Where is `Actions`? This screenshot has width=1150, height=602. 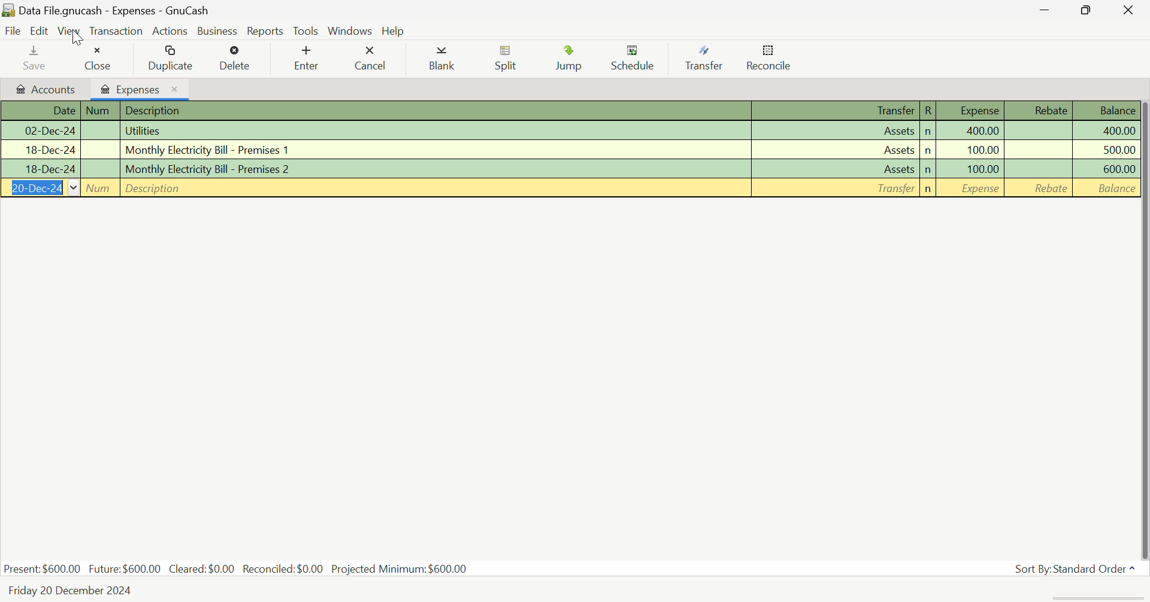 Actions is located at coordinates (171, 31).